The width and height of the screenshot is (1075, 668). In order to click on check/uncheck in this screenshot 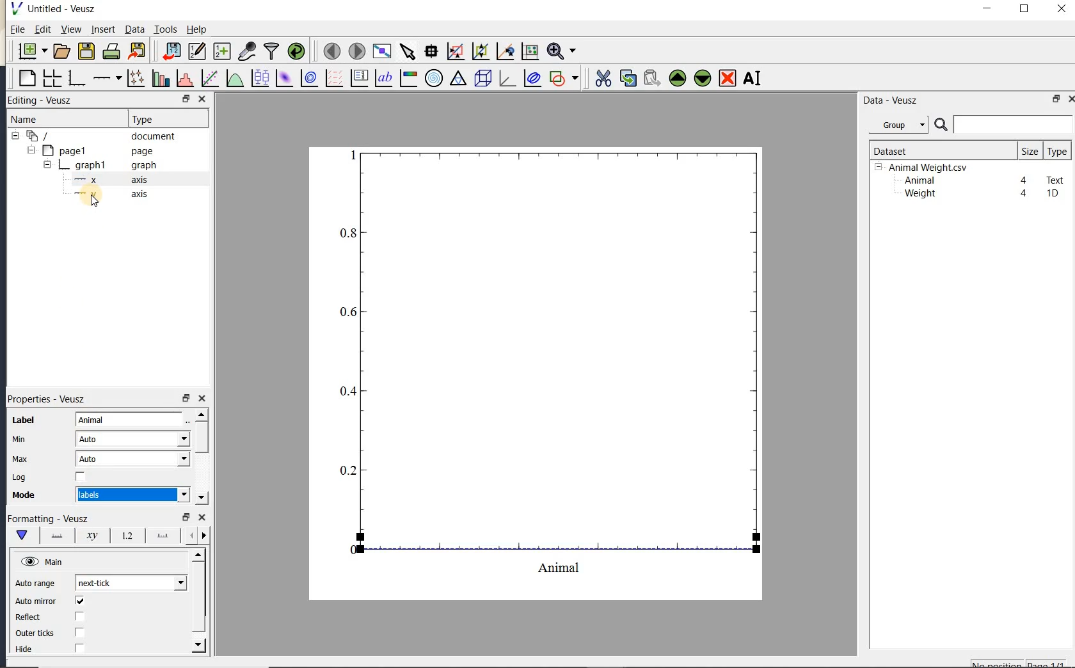, I will do `click(79, 617)`.